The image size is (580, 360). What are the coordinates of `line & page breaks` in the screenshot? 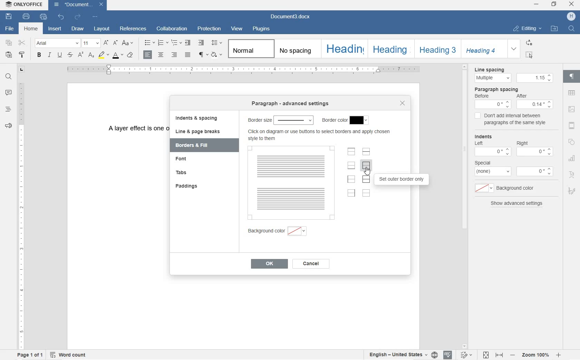 It's located at (203, 131).